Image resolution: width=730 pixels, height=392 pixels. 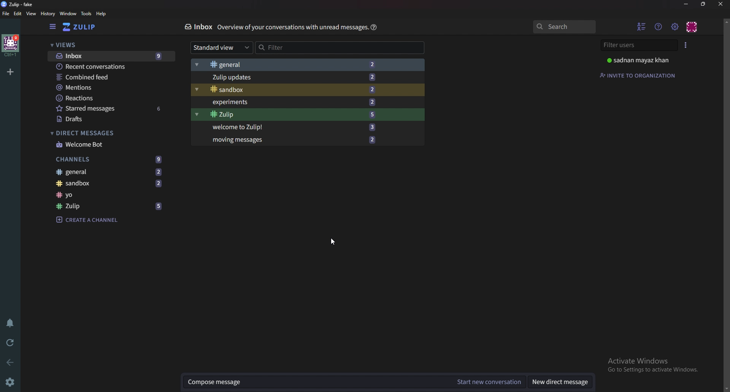 What do you see at coordinates (110, 160) in the screenshot?
I see `Channels` at bounding box center [110, 160].